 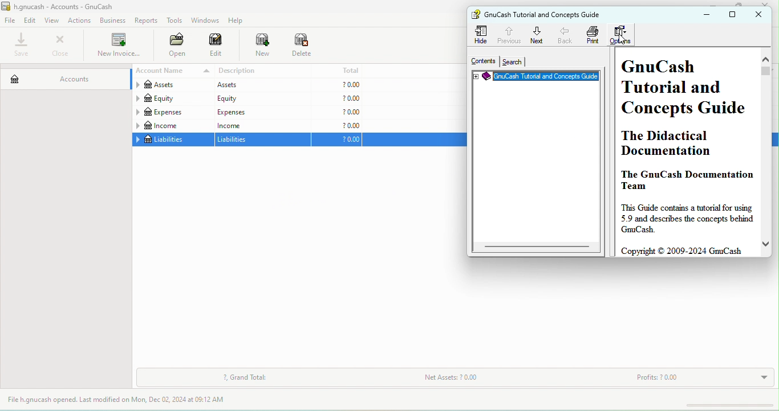 What do you see at coordinates (263, 140) in the screenshot?
I see `liabilities` at bounding box center [263, 140].